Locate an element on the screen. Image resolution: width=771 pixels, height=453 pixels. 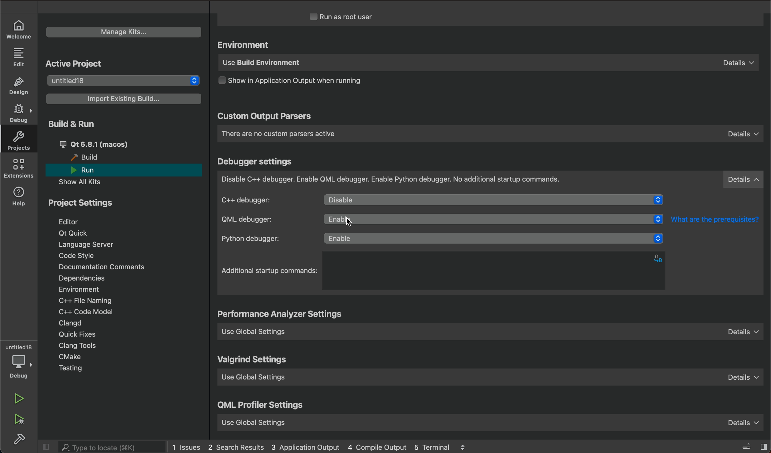
run debug is located at coordinates (20, 419).